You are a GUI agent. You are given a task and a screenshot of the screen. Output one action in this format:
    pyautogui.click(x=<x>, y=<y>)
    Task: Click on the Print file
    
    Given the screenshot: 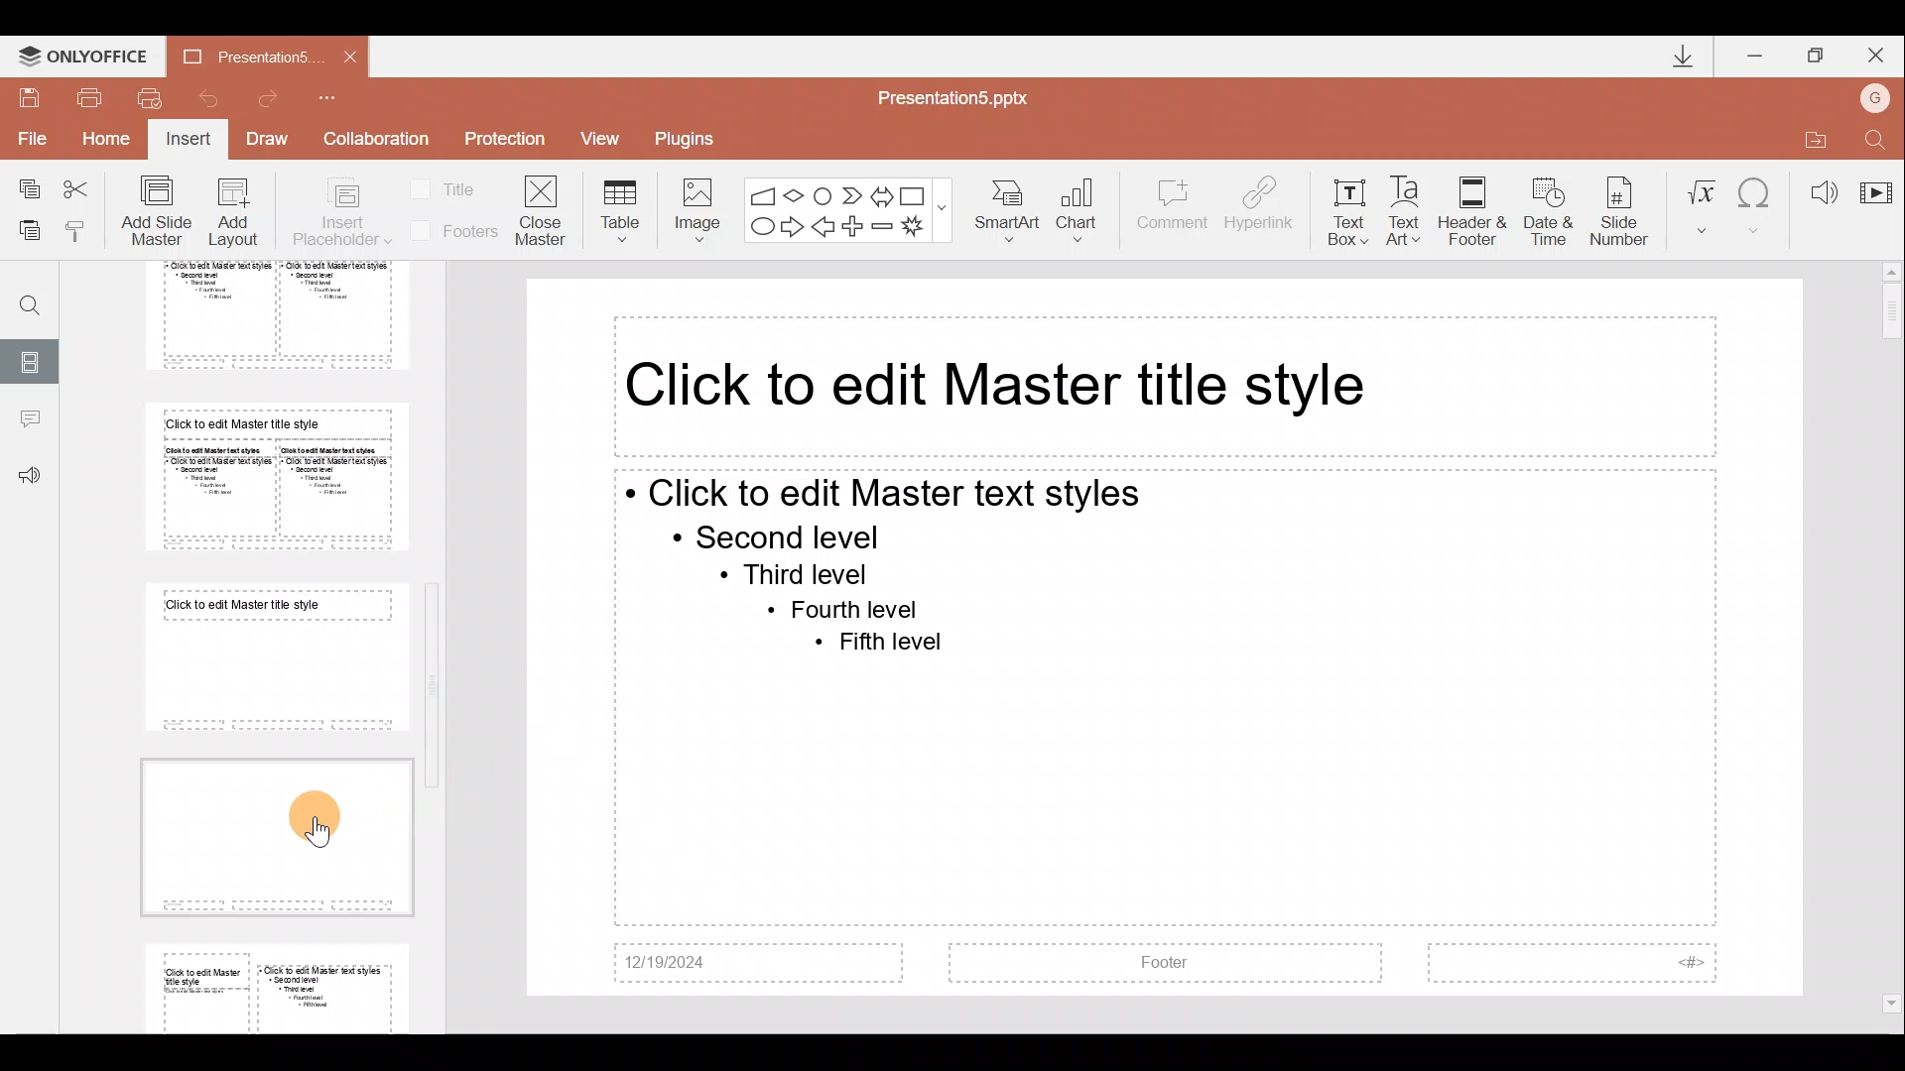 What is the action you would take?
    pyautogui.click(x=90, y=96)
    